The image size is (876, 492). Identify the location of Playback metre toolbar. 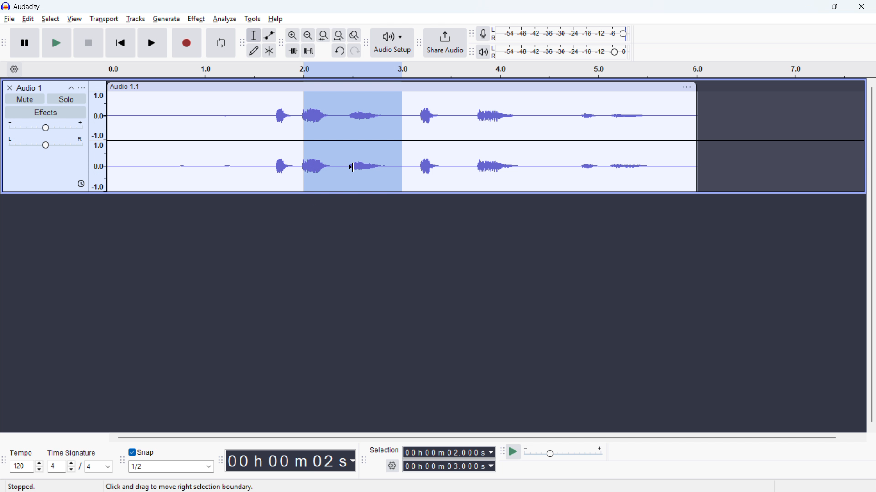
(471, 52).